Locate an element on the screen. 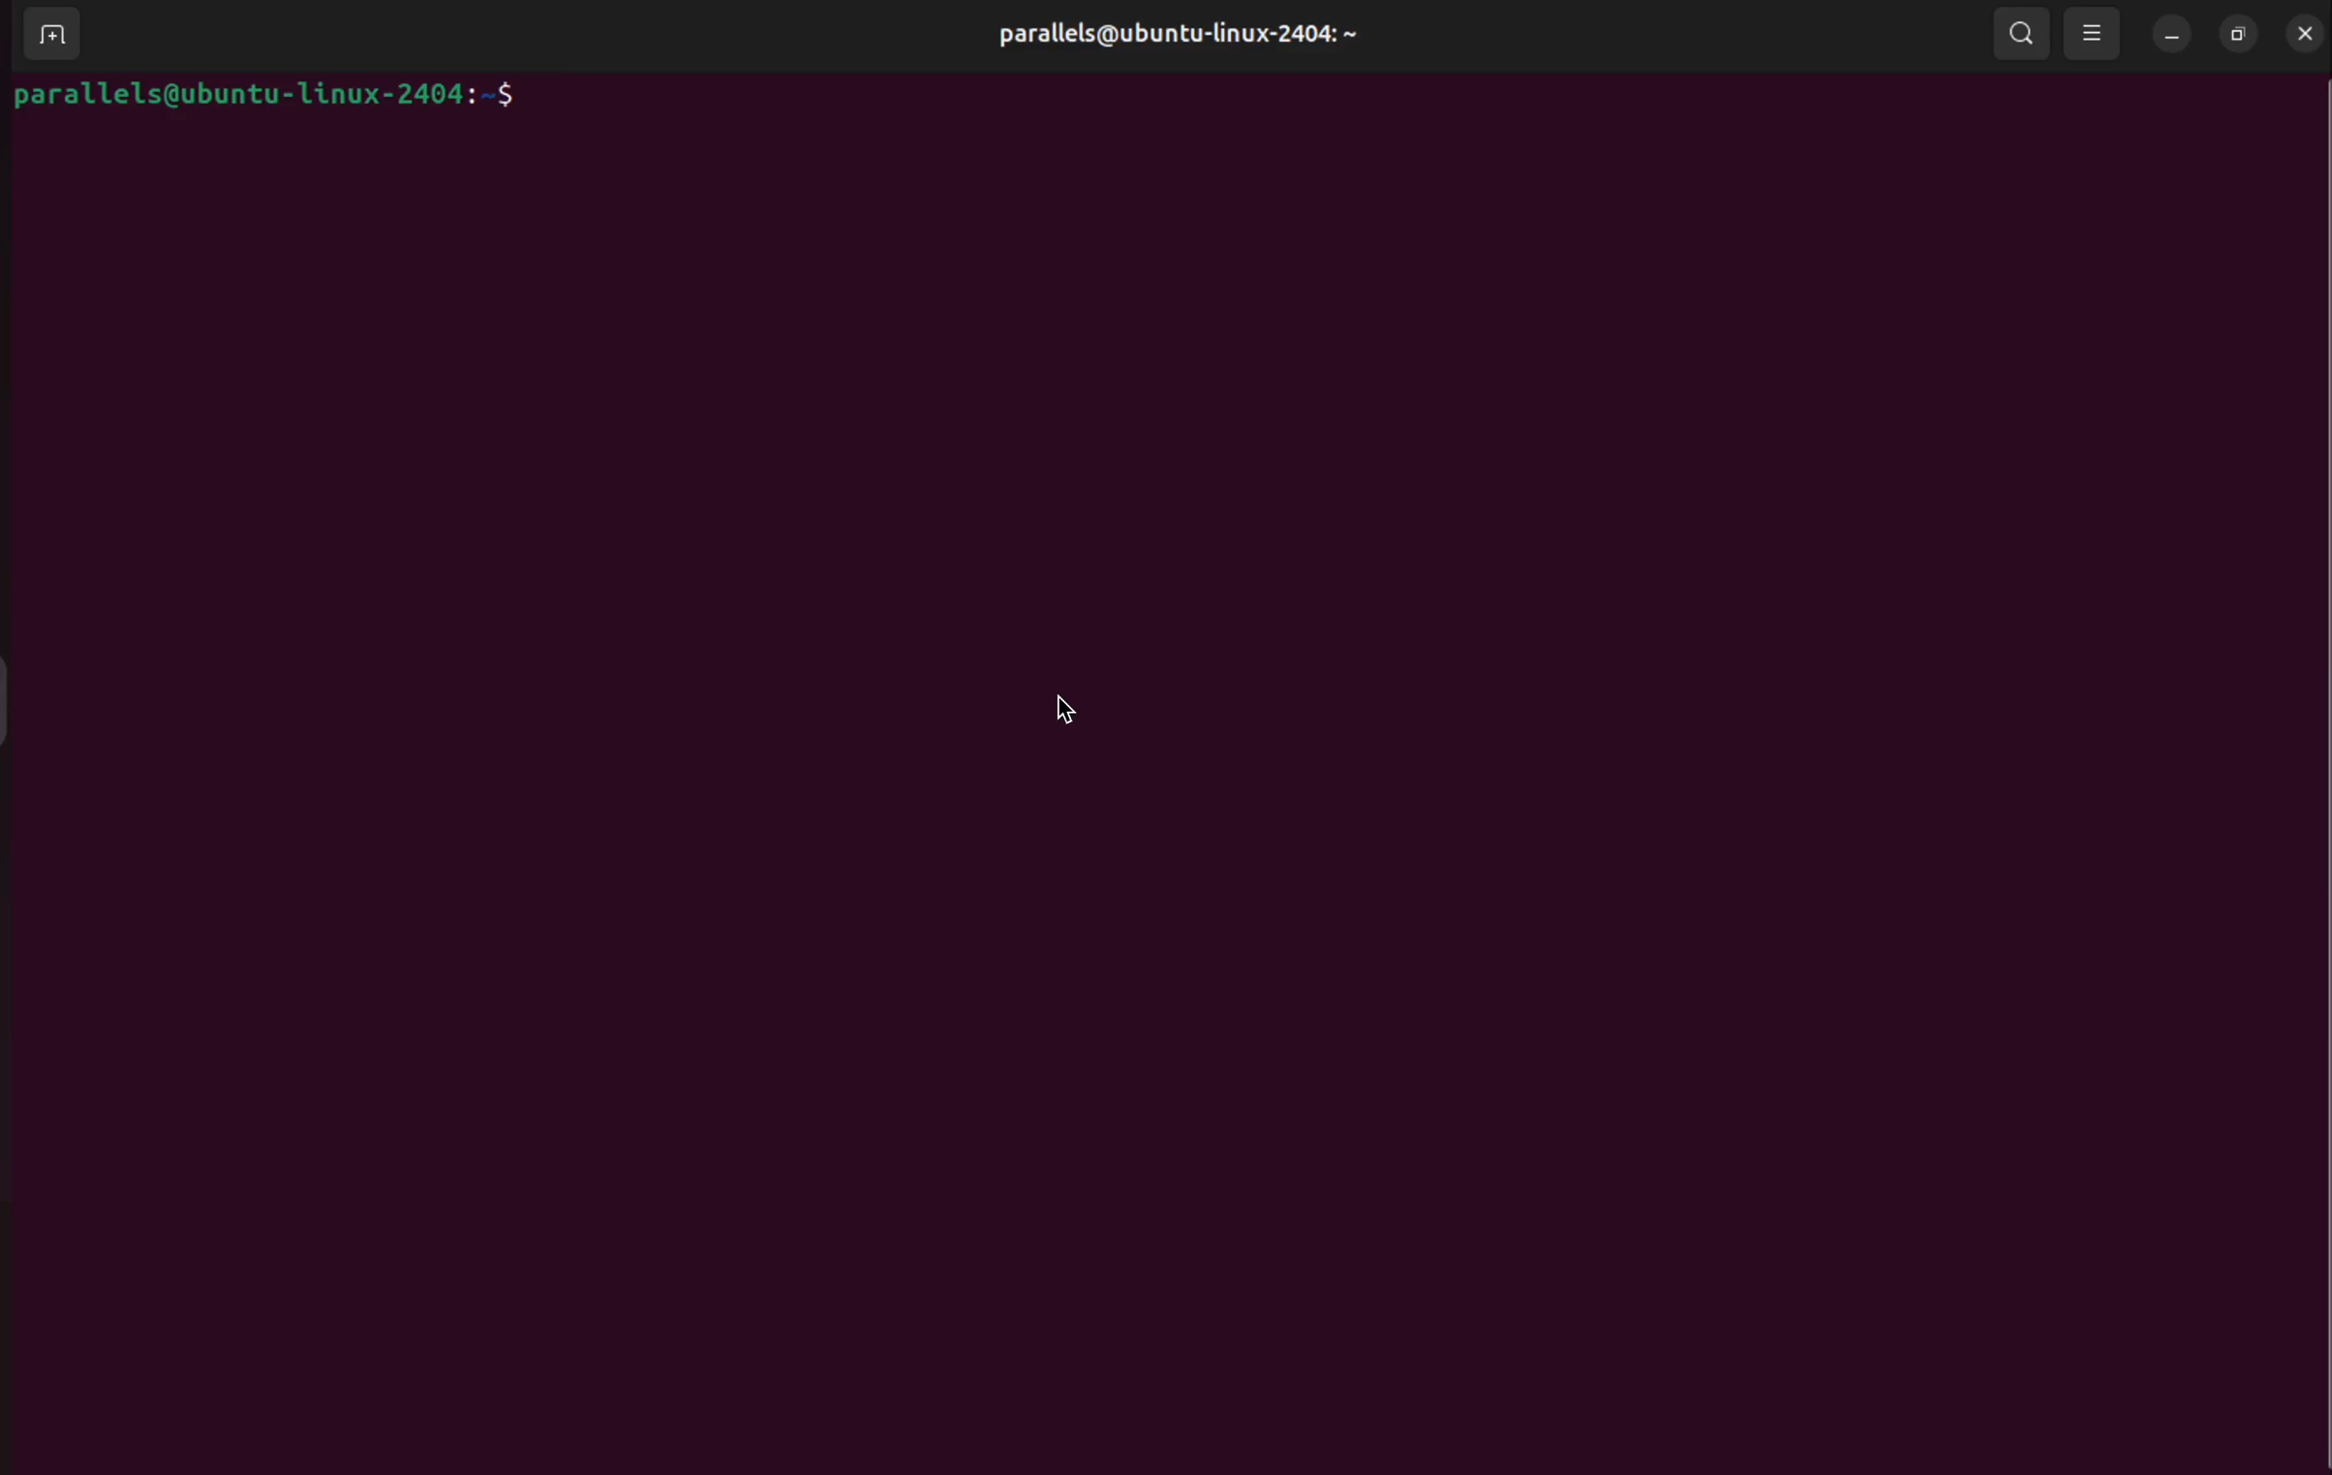  minimize is located at coordinates (2167, 38).